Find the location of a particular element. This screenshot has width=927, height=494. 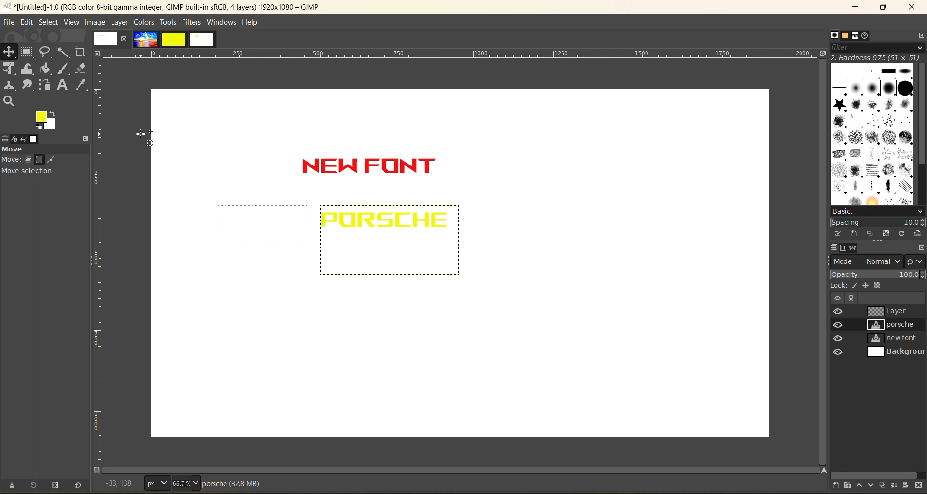

more is located at coordinates (850, 299).